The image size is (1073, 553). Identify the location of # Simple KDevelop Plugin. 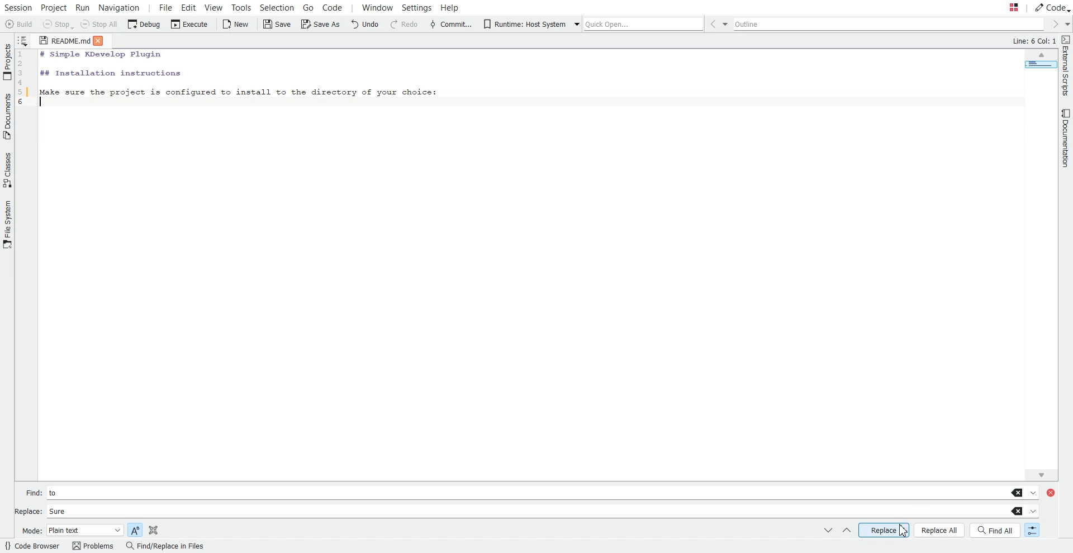
(102, 55).